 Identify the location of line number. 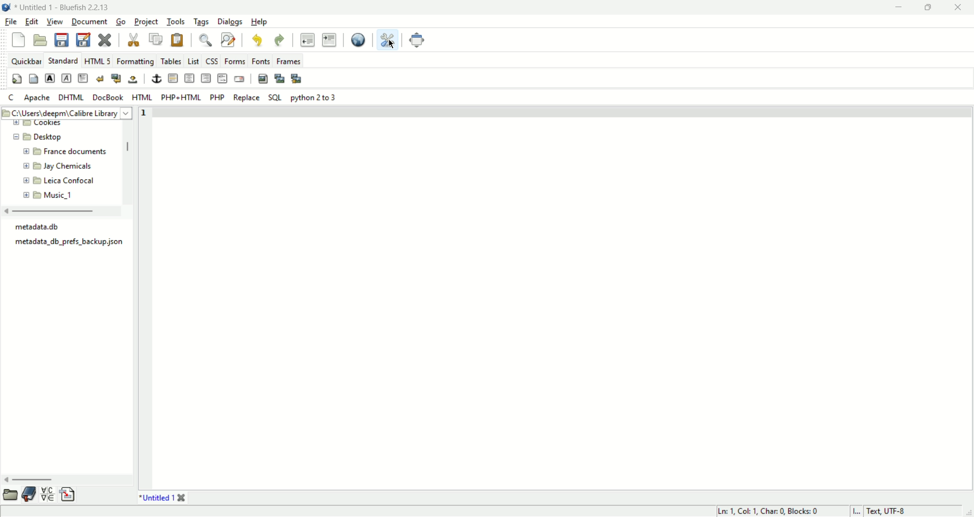
(144, 114).